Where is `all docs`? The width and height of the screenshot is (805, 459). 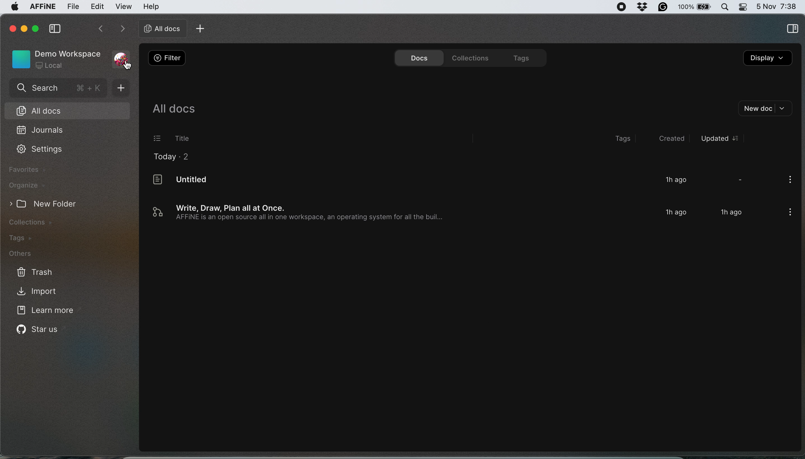 all docs is located at coordinates (64, 110).